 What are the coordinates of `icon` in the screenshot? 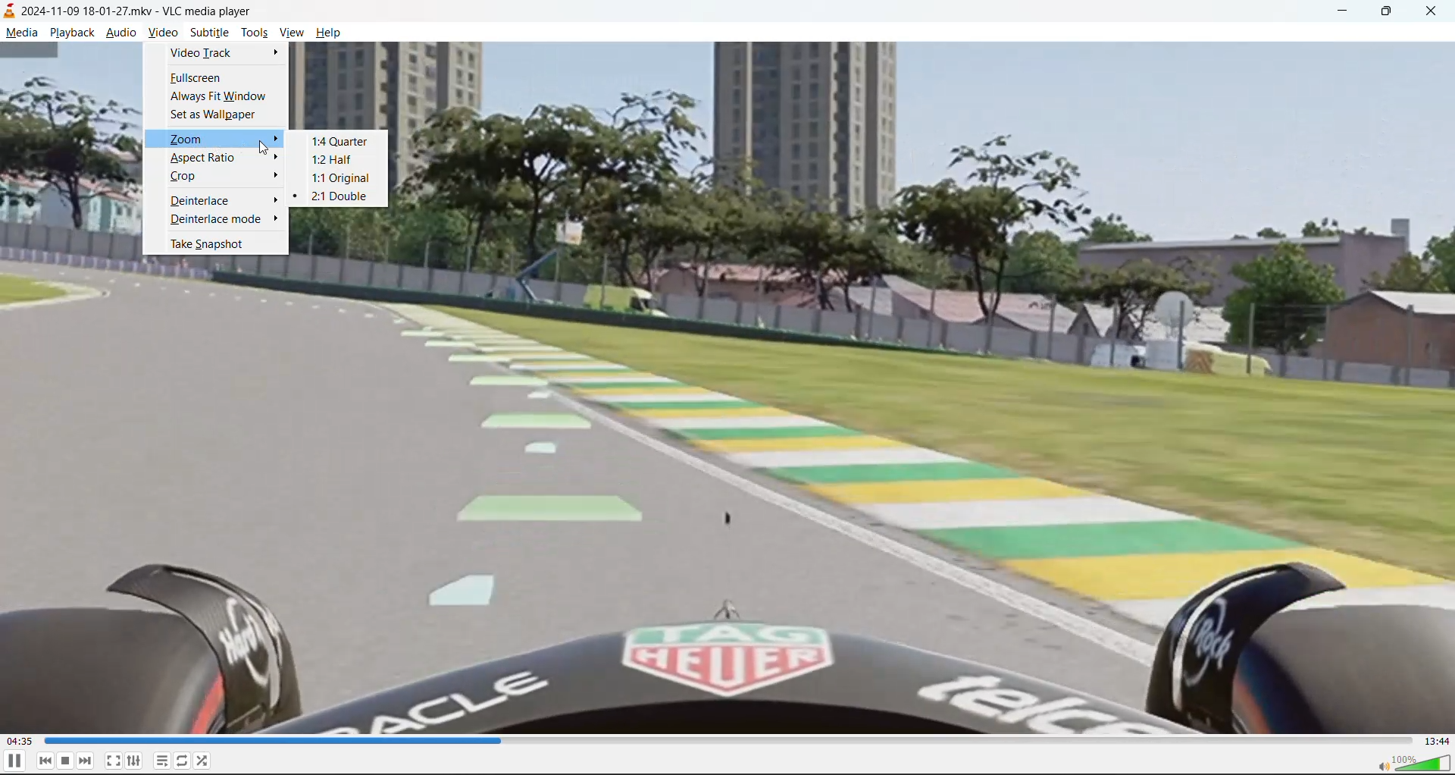 It's located at (10, 10).